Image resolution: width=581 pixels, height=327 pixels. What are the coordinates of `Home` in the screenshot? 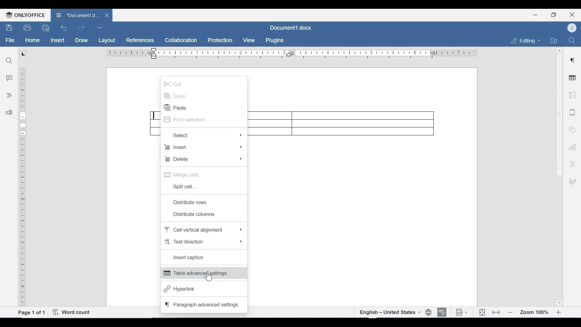 It's located at (32, 40).